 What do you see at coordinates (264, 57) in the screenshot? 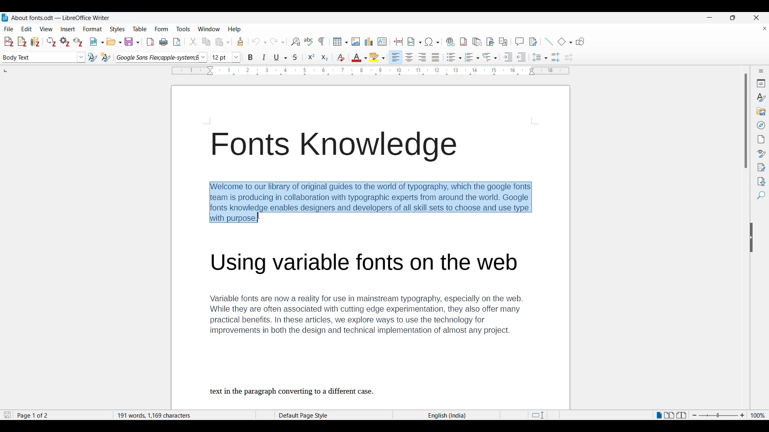
I see `Italics` at bounding box center [264, 57].